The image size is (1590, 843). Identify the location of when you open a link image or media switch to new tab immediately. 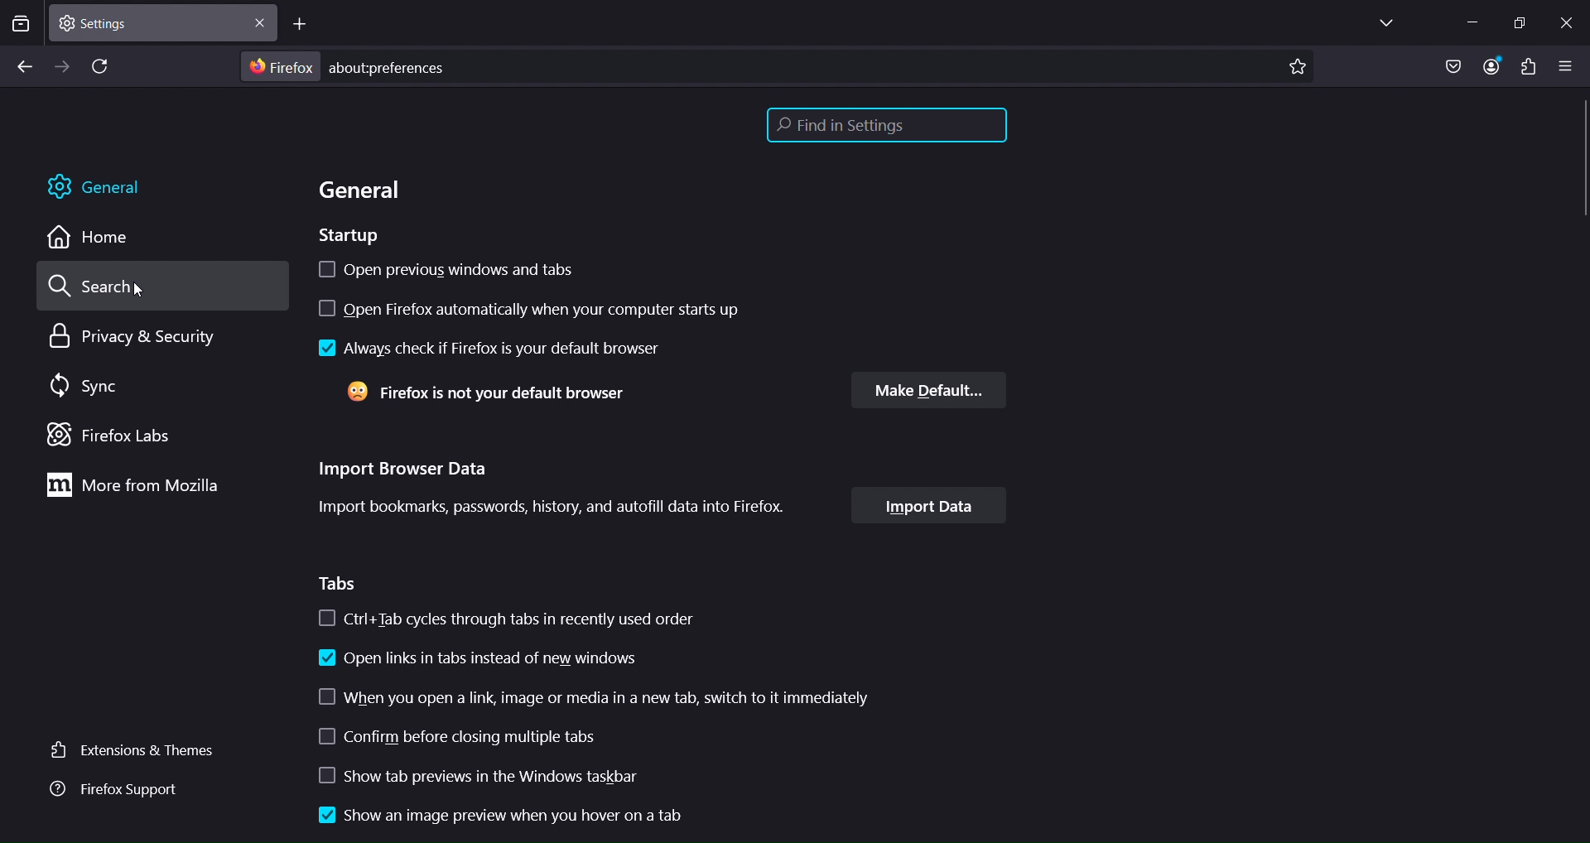
(614, 698).